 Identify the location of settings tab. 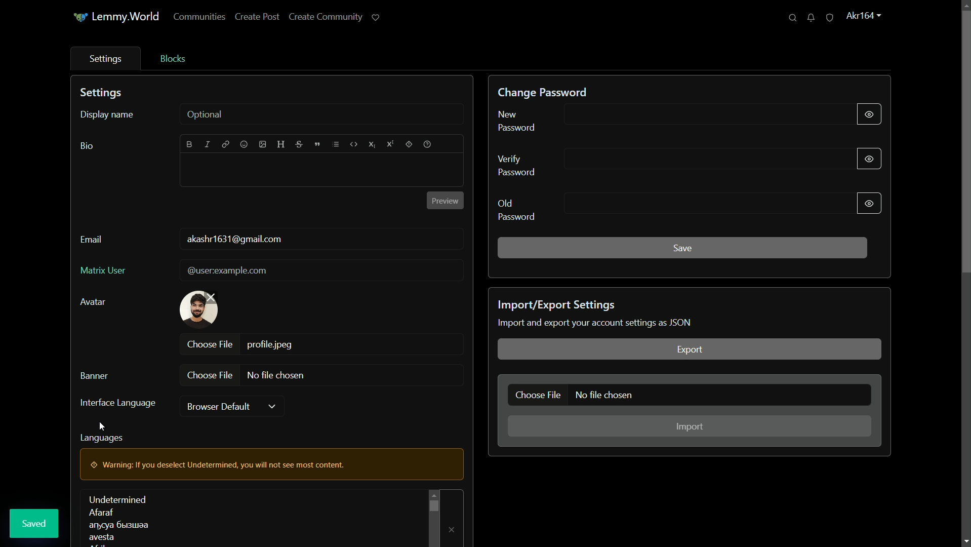
(103, 59).